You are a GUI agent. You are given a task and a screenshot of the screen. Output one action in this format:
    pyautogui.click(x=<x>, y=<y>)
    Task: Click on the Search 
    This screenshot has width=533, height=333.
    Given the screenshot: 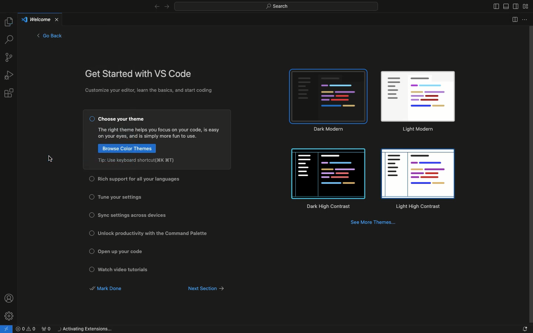 What is the action you would take?
    pyautogui.click(x=276, y=7)
    